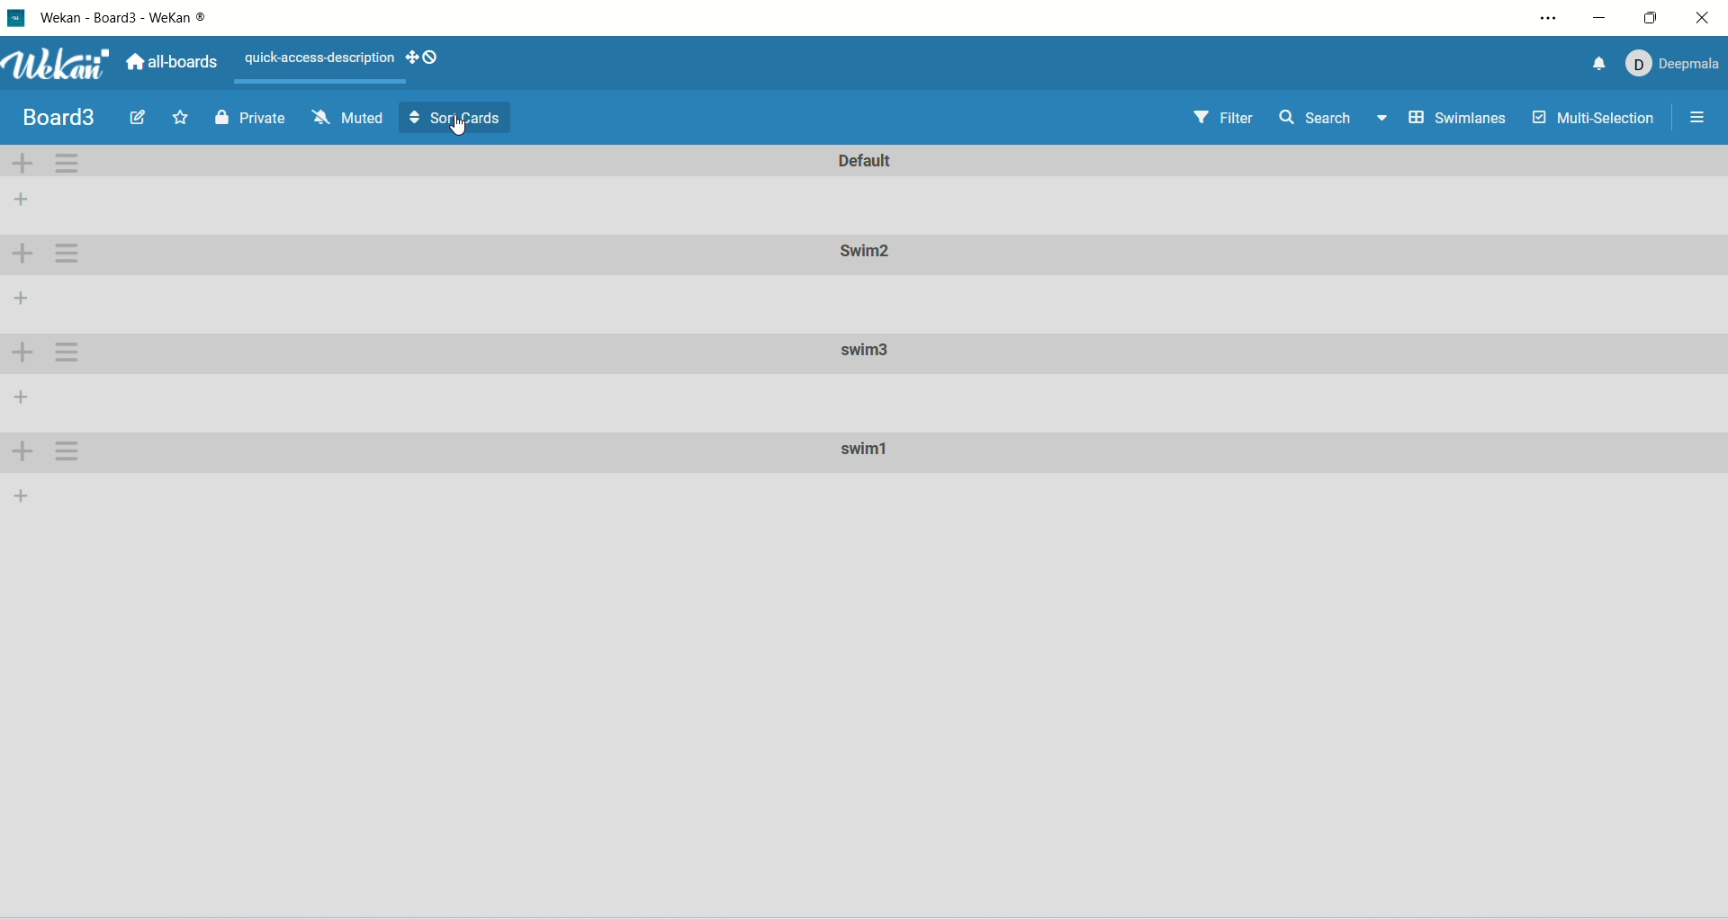  I want to click on notification, so click(1590, 64).